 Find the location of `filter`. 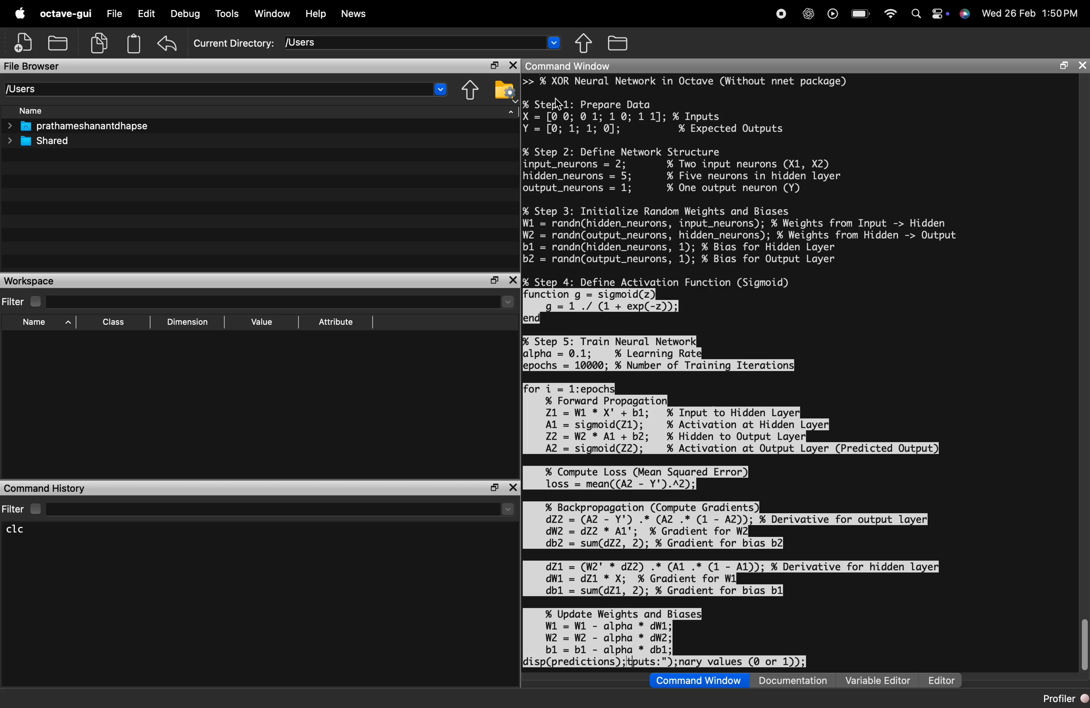

filter is located at coordinates (259, 301).